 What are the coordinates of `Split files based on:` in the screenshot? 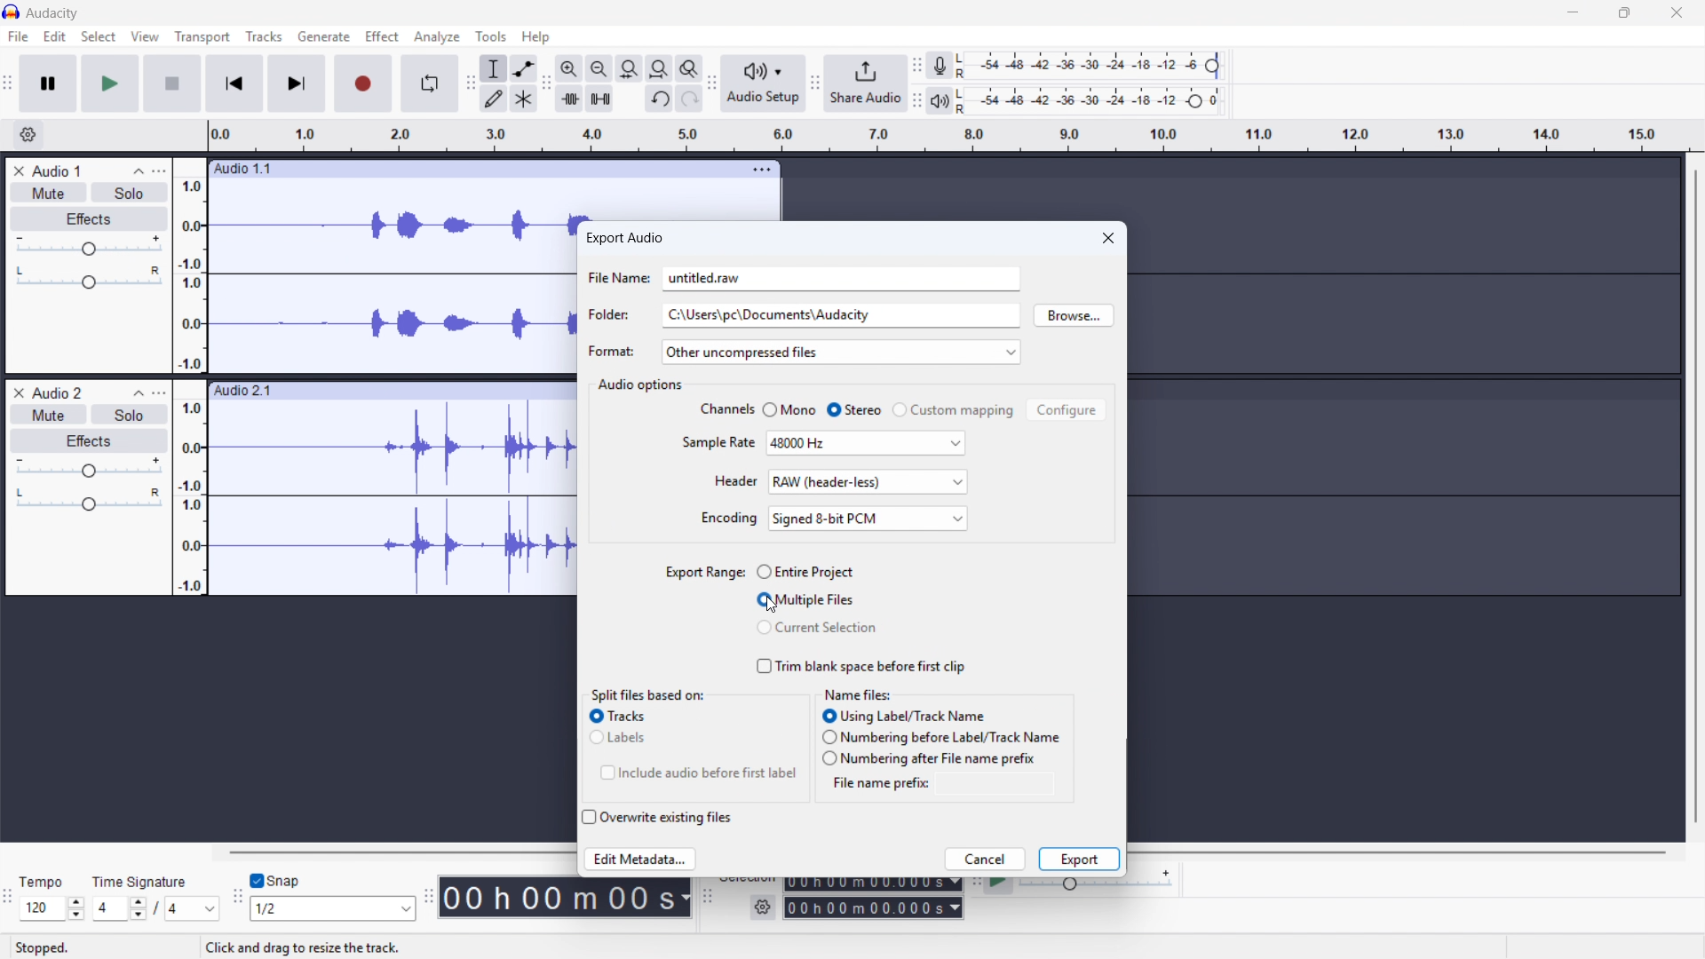 It's located at (647, 693).